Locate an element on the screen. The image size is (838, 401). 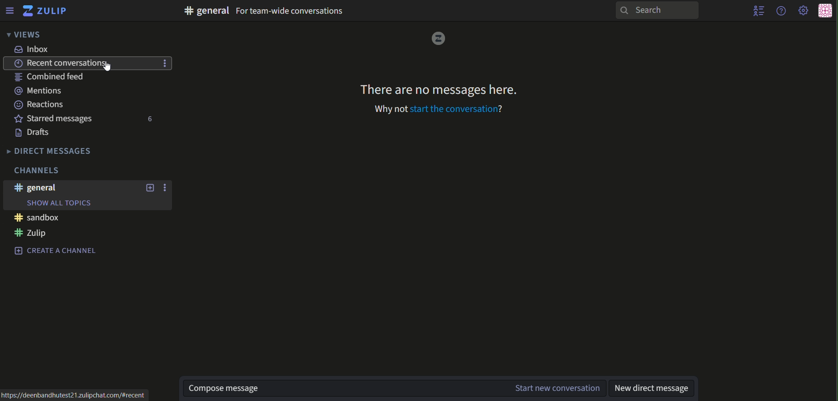
text is located at coordinates (50, 151).